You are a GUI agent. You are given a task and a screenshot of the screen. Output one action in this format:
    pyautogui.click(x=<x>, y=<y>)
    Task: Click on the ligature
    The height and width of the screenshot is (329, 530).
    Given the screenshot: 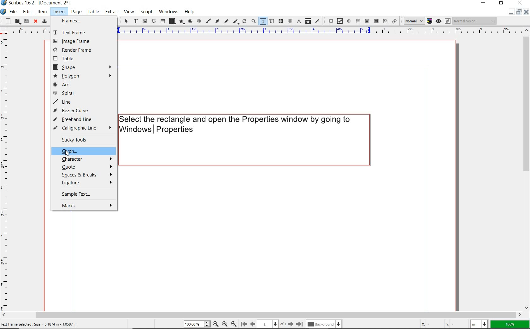 What is the action you would take?
    pyautogui.click(x=85, y=183)
    